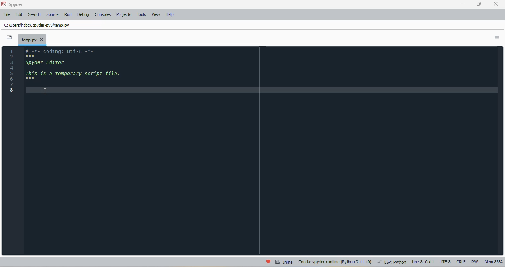 The width and height of the screenshot is (505, 267). Describe the element at coordinates (336, 262) in the screenshot. I see `conda: spyder-runtime (python 3. 11. 10)` at that location.